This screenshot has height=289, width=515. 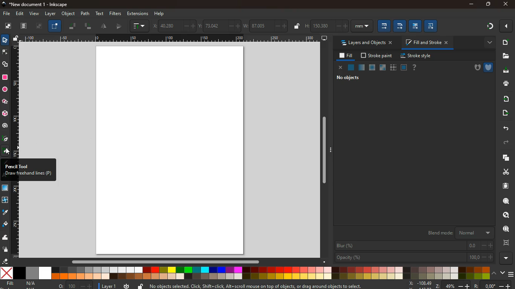 I want to click on horizontal slider, so click(x=167, y=261).